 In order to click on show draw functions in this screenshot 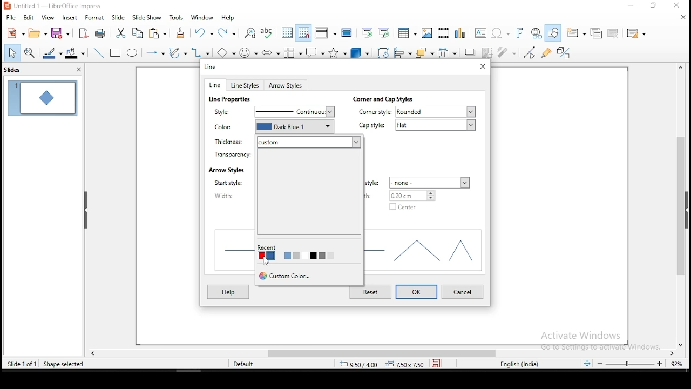, I will do `click(554, 32)`.